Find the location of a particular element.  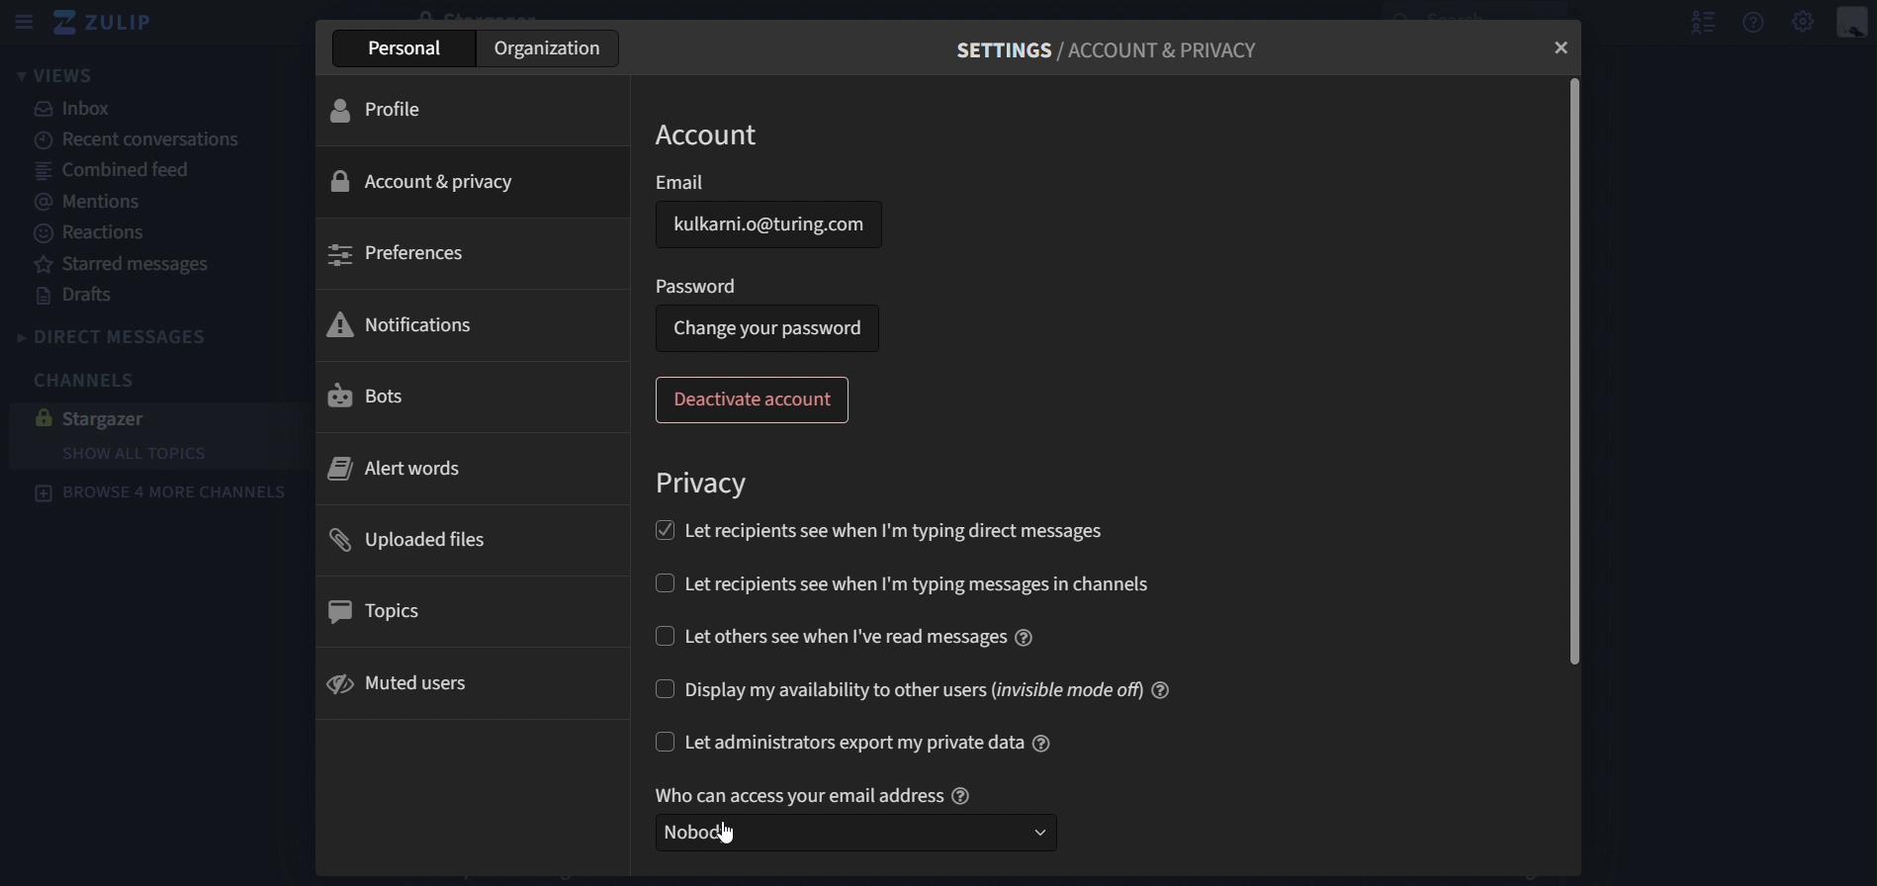

profile is located at coordinates (378, 114).